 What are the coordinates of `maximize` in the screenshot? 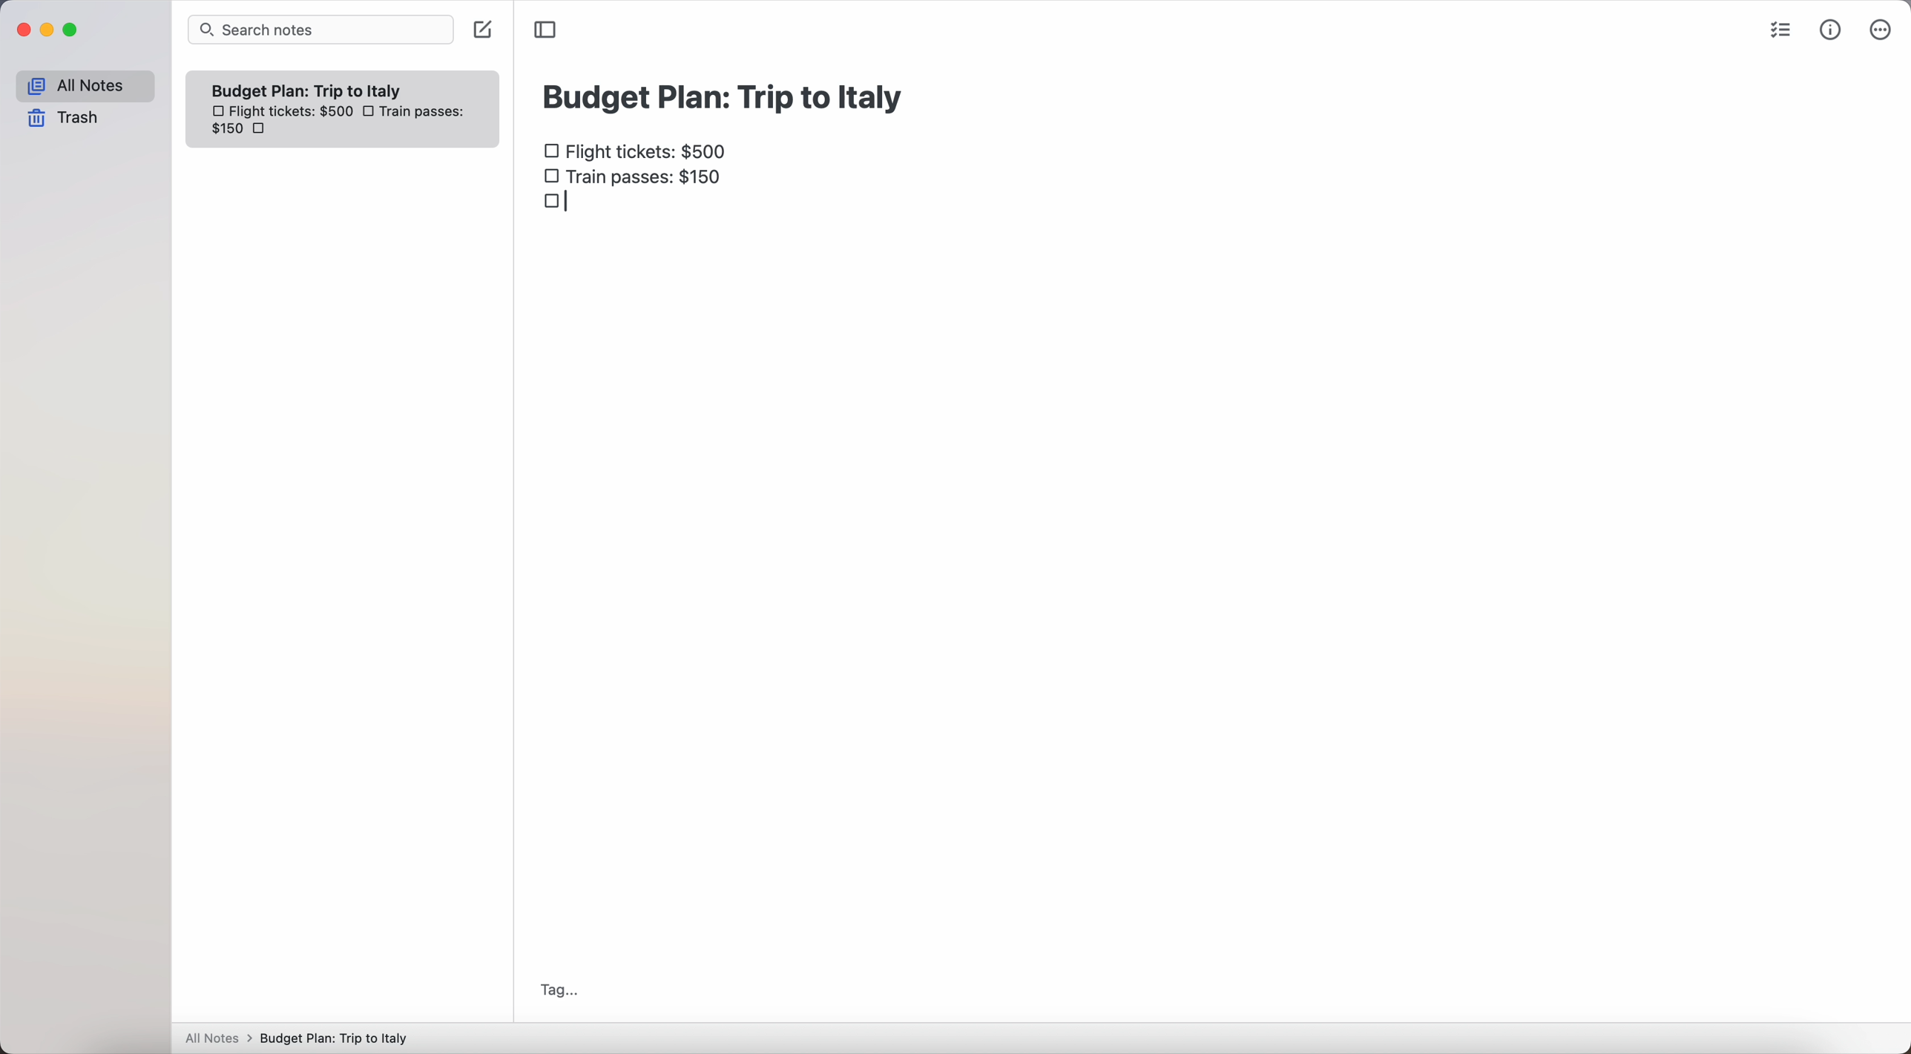 It's located at (74, 30).